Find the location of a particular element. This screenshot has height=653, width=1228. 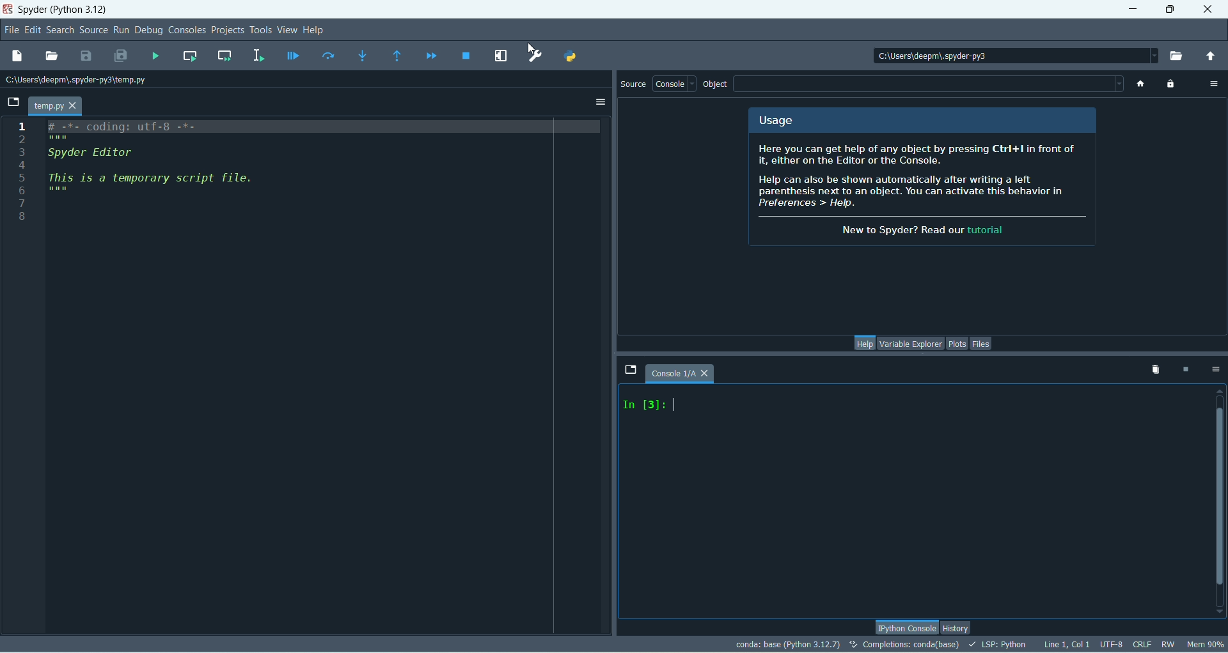

browse working directory is located at coordinates (1180, 57).